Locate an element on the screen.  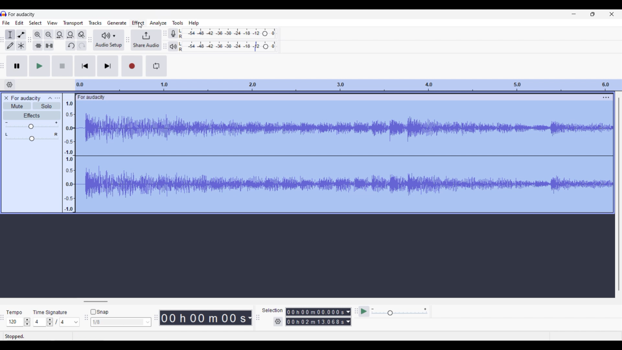
00 h 00 m 00.000s is located at coordinates (315, 317).